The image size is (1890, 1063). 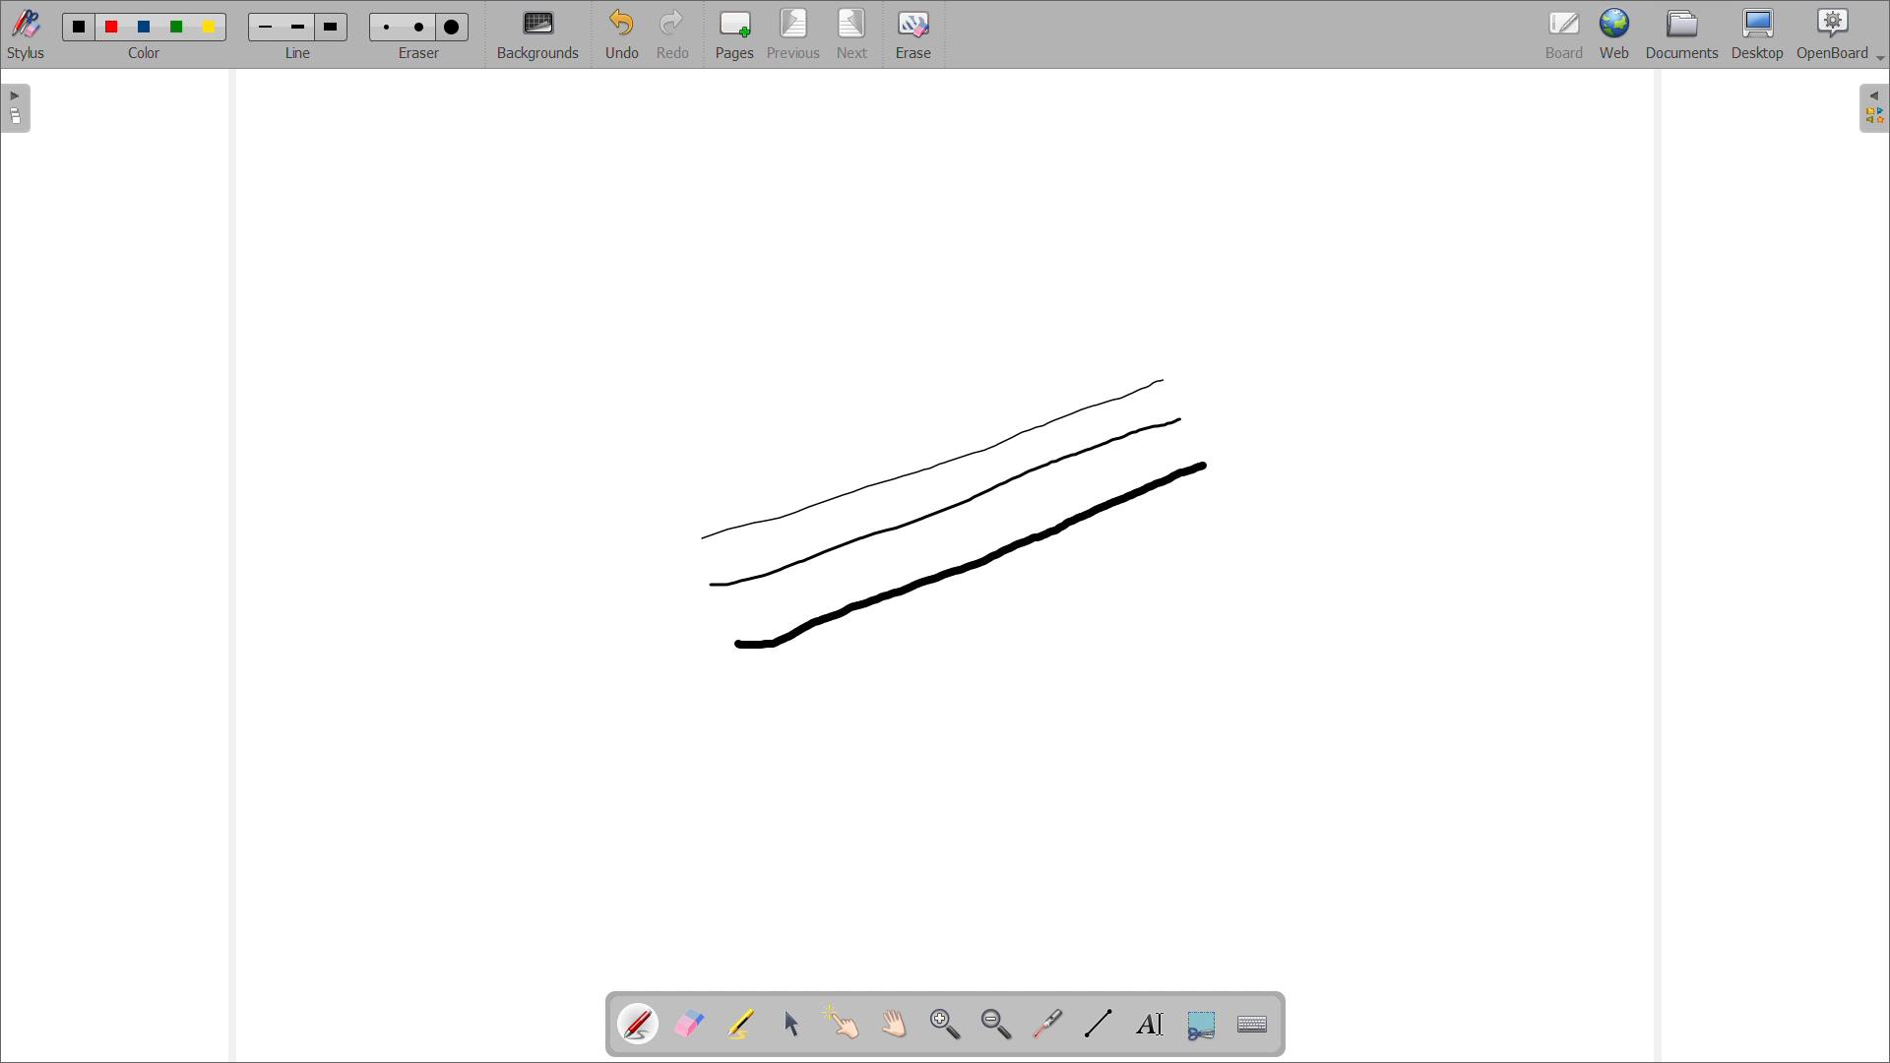 I want to click on previous page, so click(x=794, y=33).